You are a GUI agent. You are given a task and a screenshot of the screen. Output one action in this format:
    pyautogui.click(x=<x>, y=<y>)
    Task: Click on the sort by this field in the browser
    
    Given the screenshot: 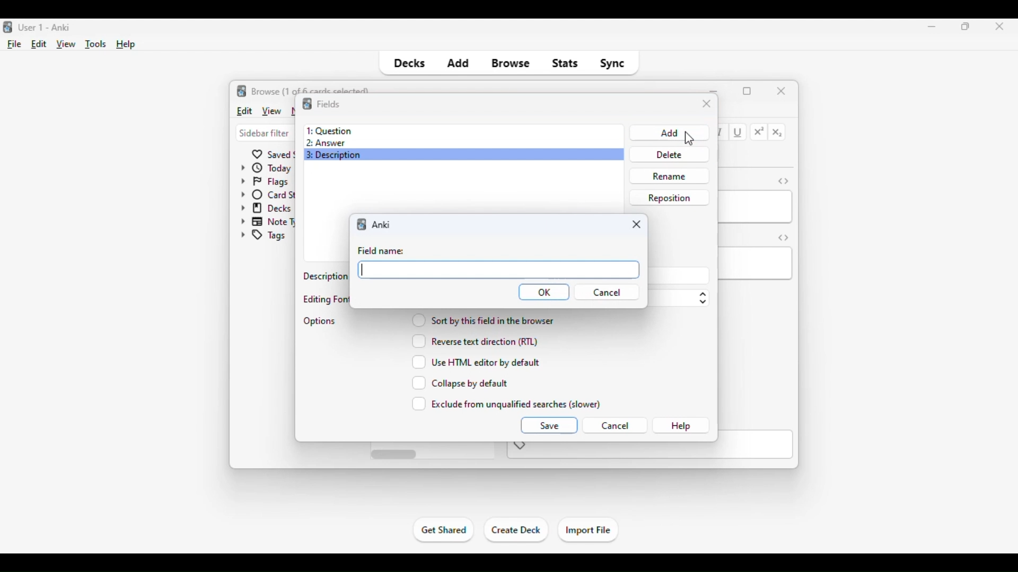 What is the action you would take?
    pyautogui.click(x=482, y=319)
    